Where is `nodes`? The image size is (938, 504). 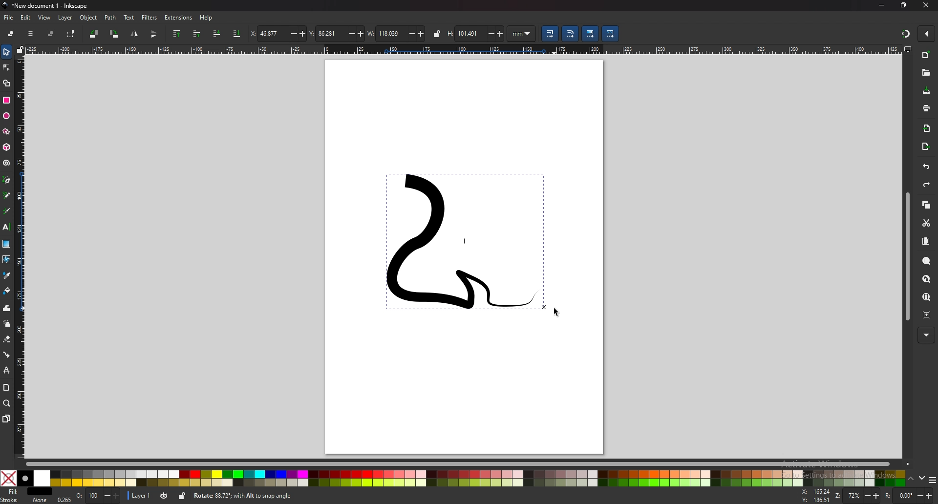
nodes is located at coordinates (7, 67).